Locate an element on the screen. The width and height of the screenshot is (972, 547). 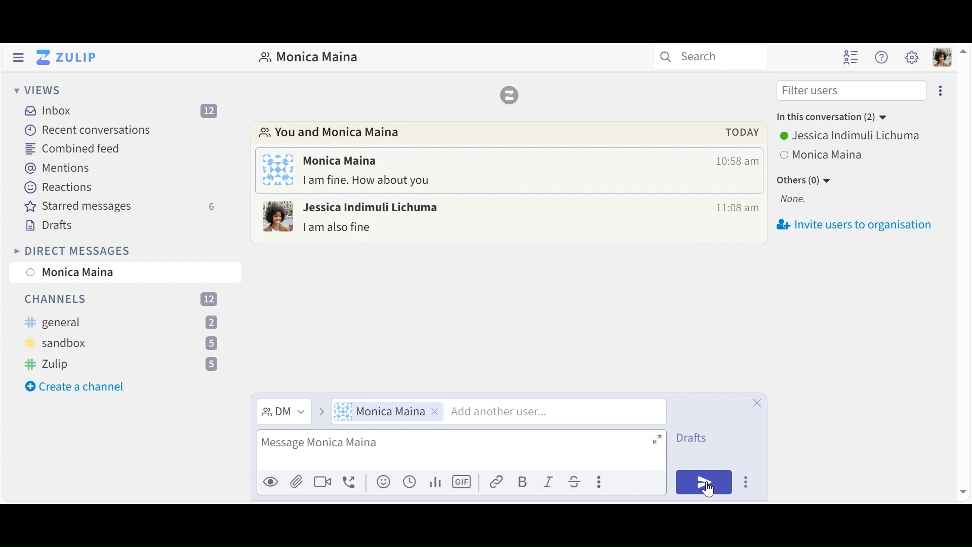
Add global time is located at coordinates (411, 482).